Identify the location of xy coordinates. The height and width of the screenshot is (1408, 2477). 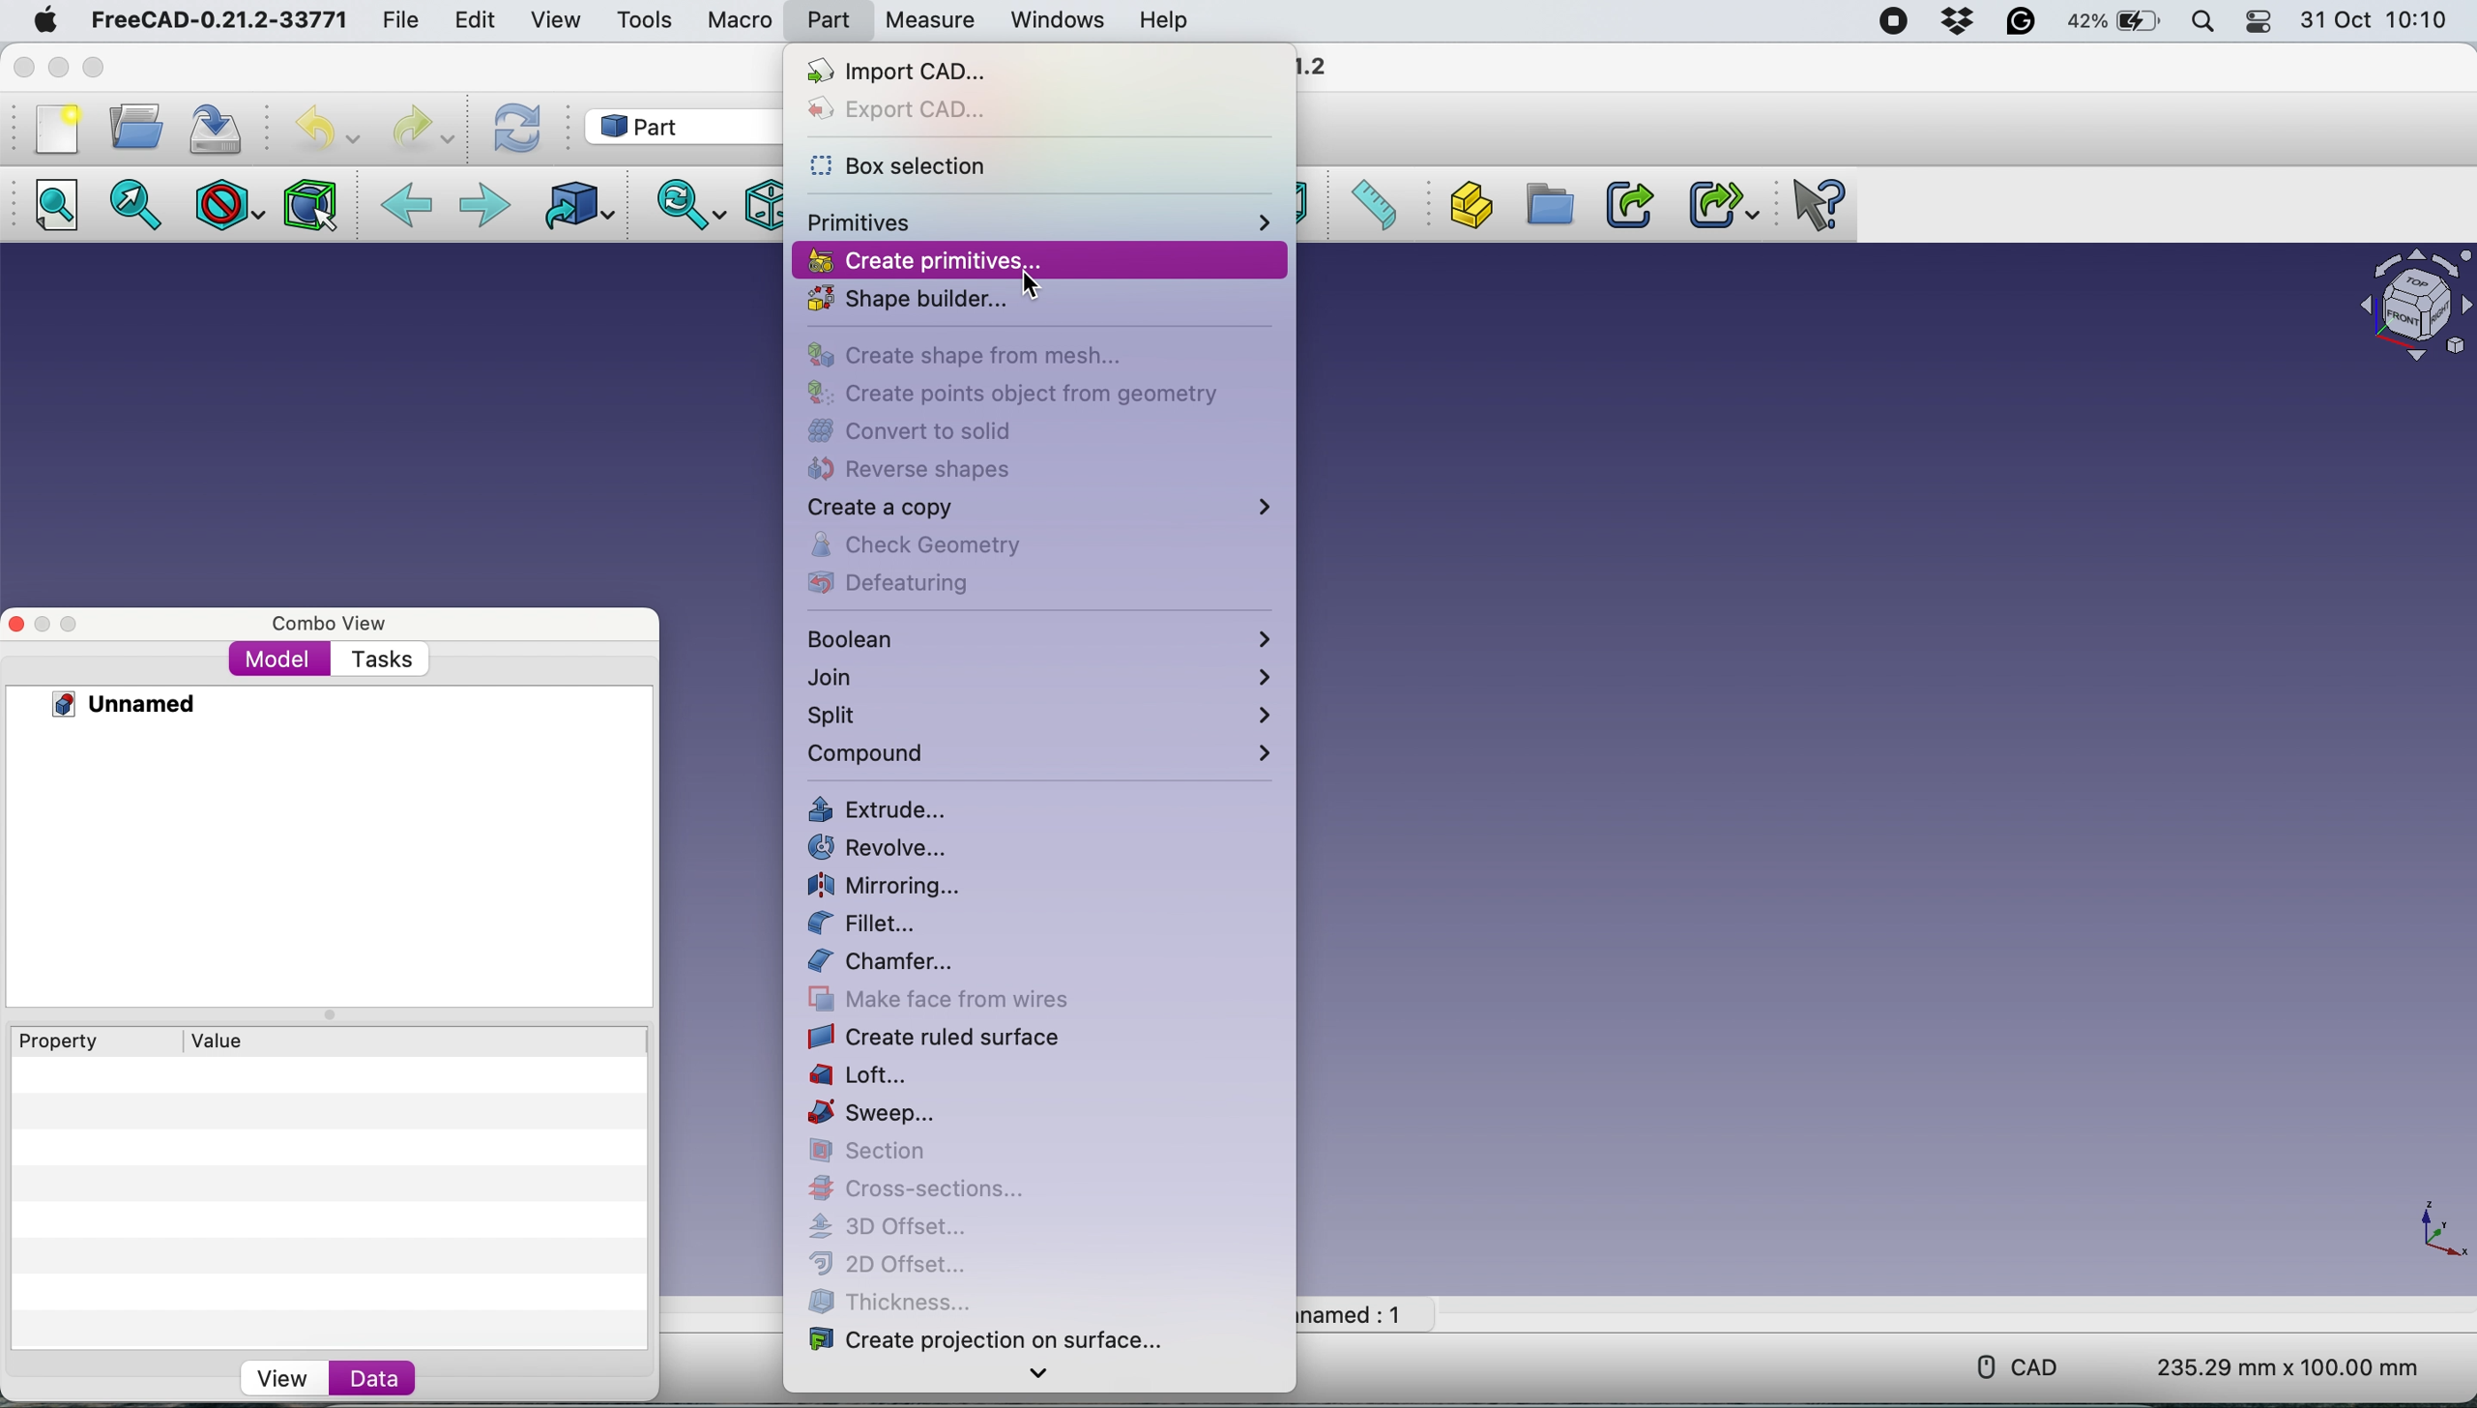
(2433, 1230).